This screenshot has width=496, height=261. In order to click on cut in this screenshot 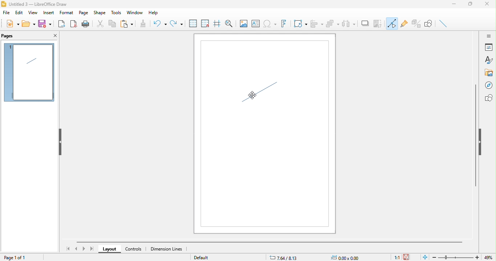, I will do `click(100, 24)`.